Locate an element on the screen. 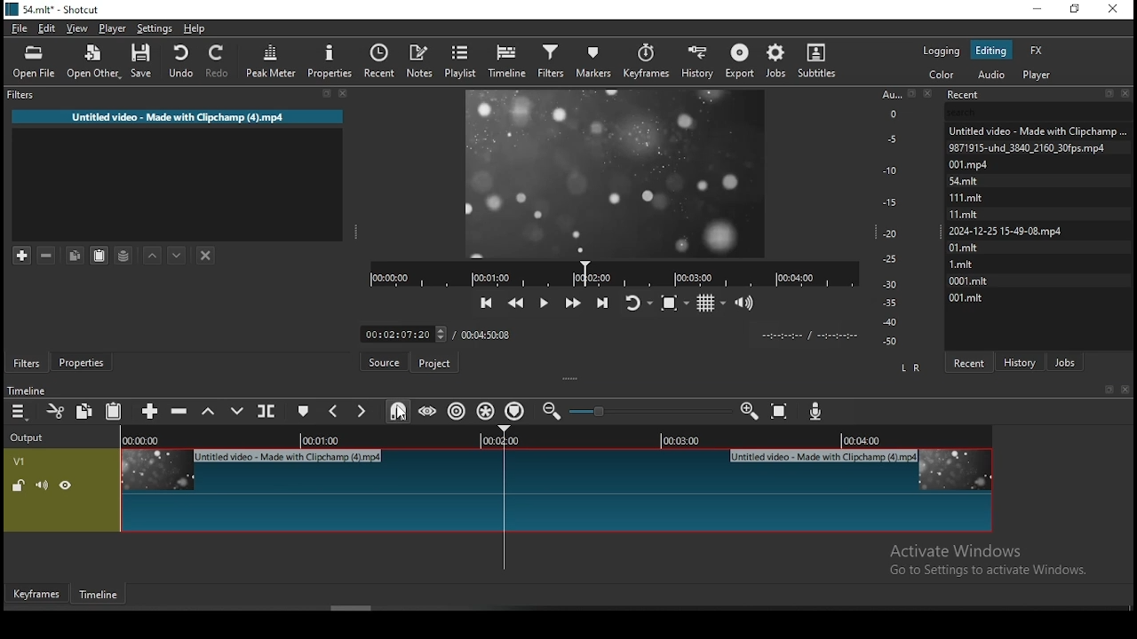  video preview is located at coordinates (617, 172).